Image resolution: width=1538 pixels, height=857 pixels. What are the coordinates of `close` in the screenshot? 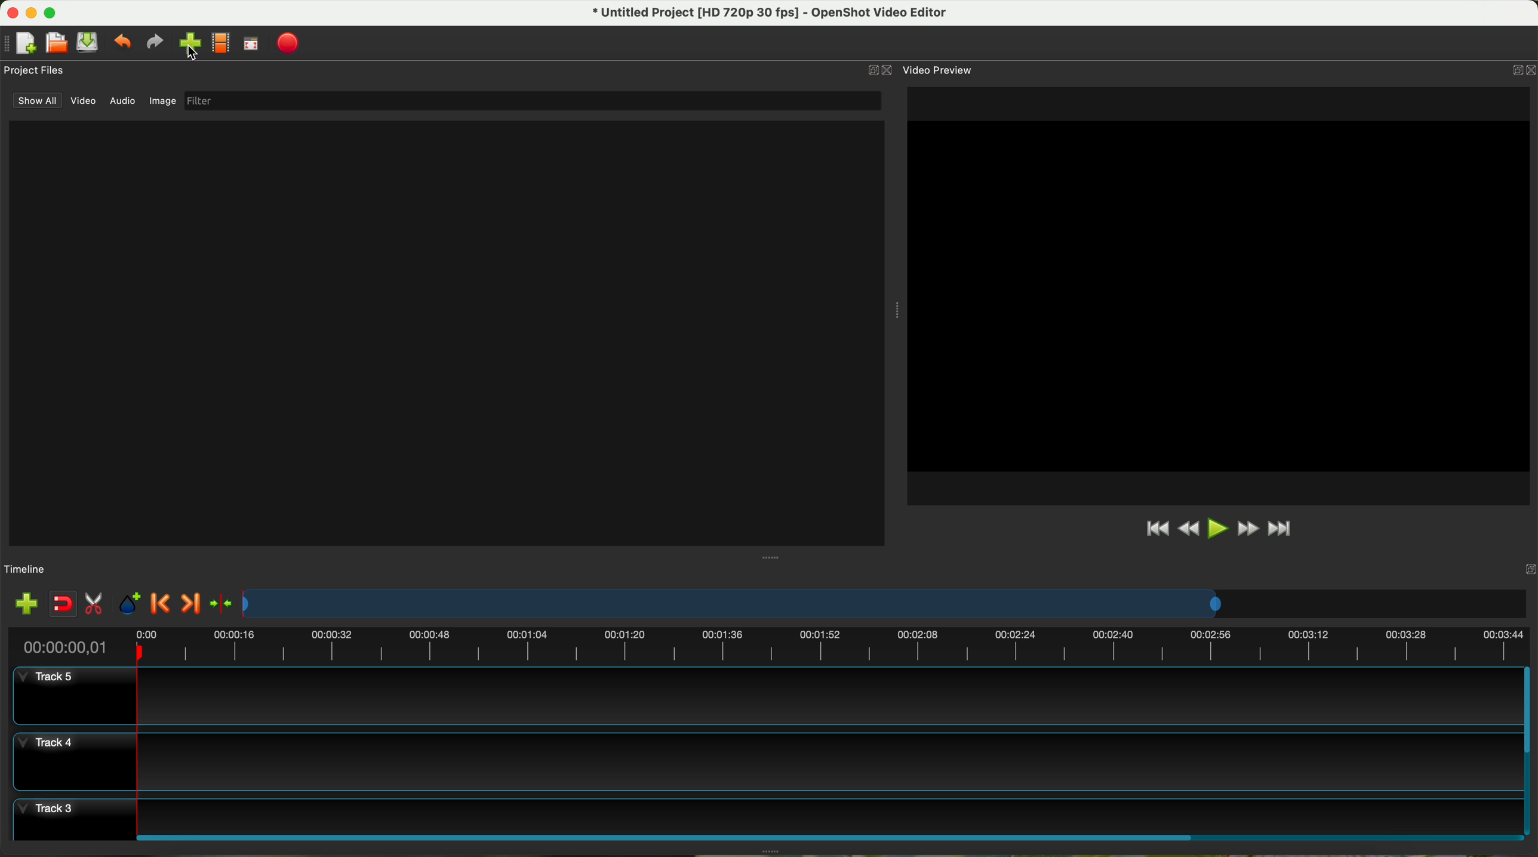 It's located at (881, 70).